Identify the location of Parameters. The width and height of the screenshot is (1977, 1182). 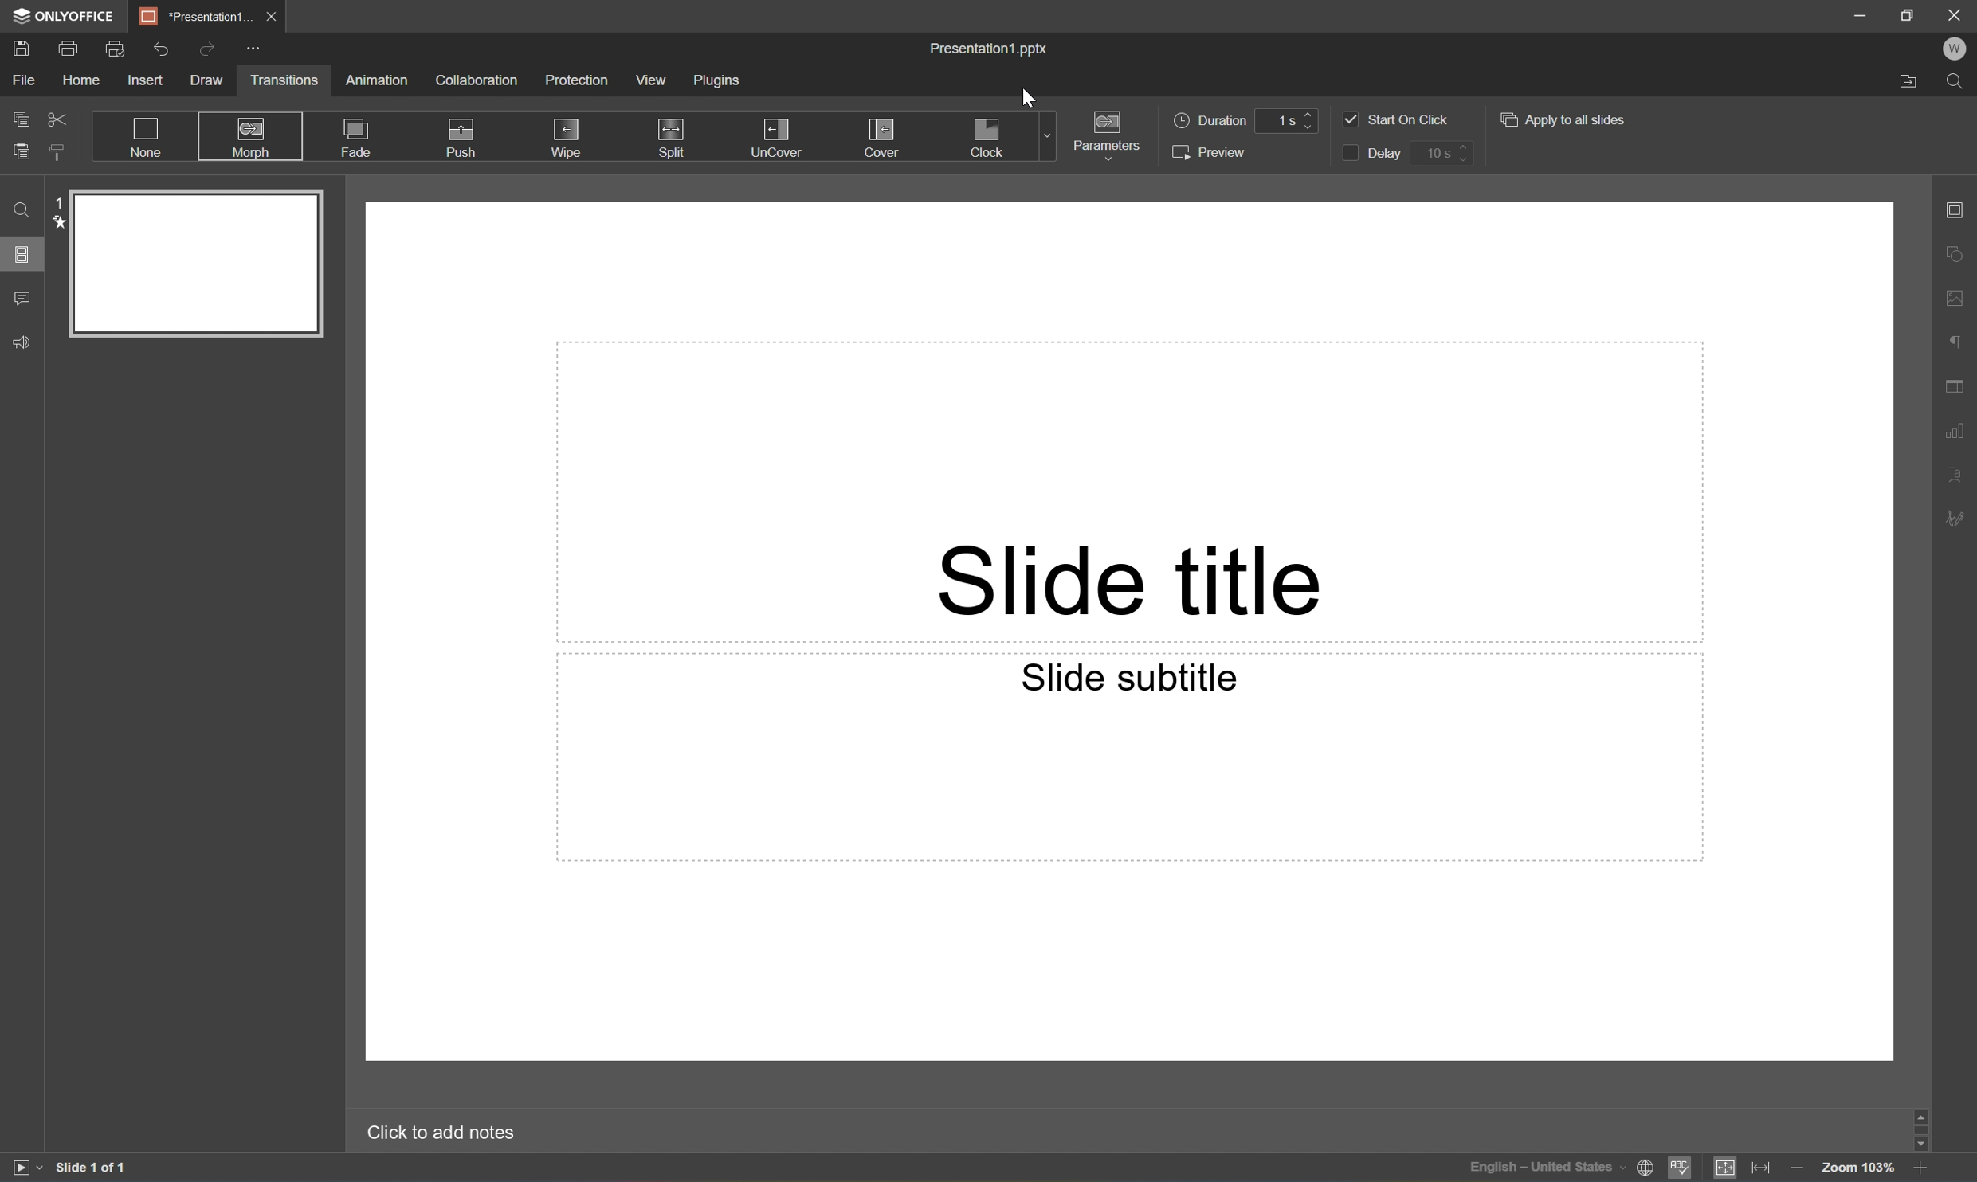
(1108, 131).